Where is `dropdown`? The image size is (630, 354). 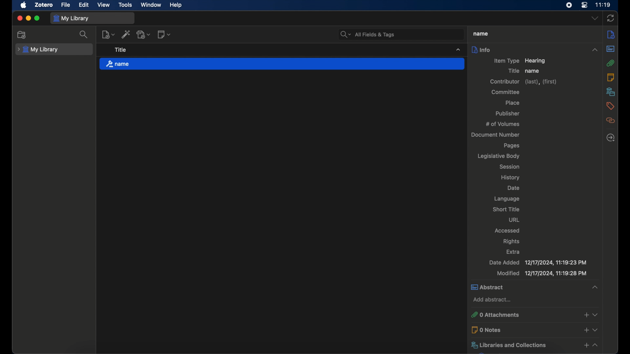 dropdown is located at coordinates (457, 49).